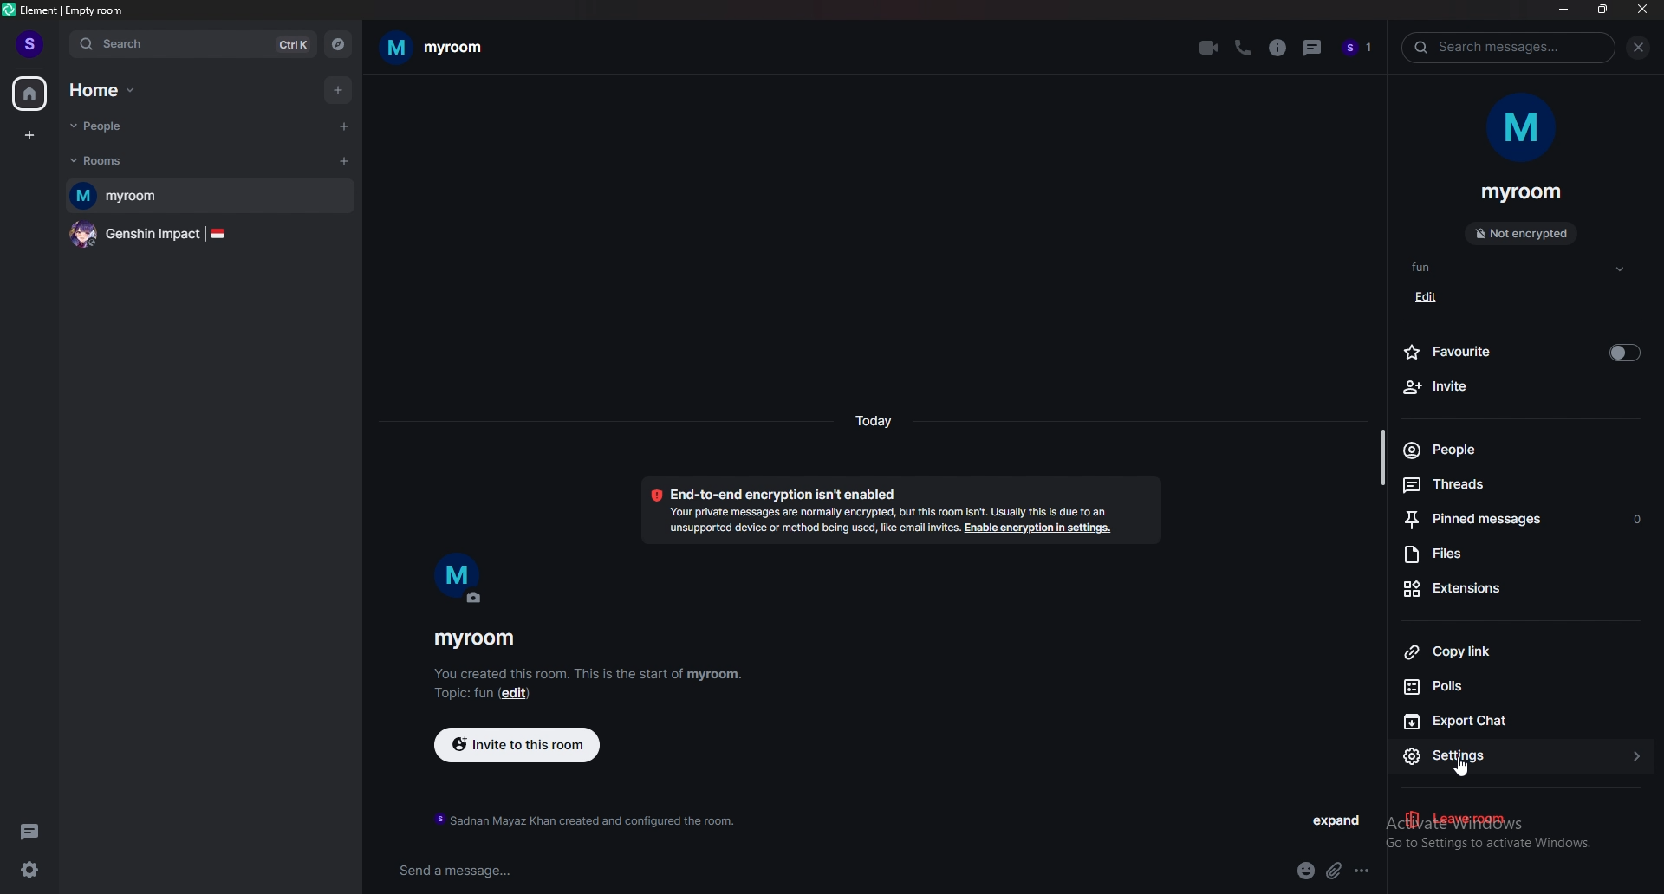 This screenshot has width=1664, height=894. What do you see at coordinates (1431, 296) in the screenshot?
I see `edit` at bounding box center [1431, 296].